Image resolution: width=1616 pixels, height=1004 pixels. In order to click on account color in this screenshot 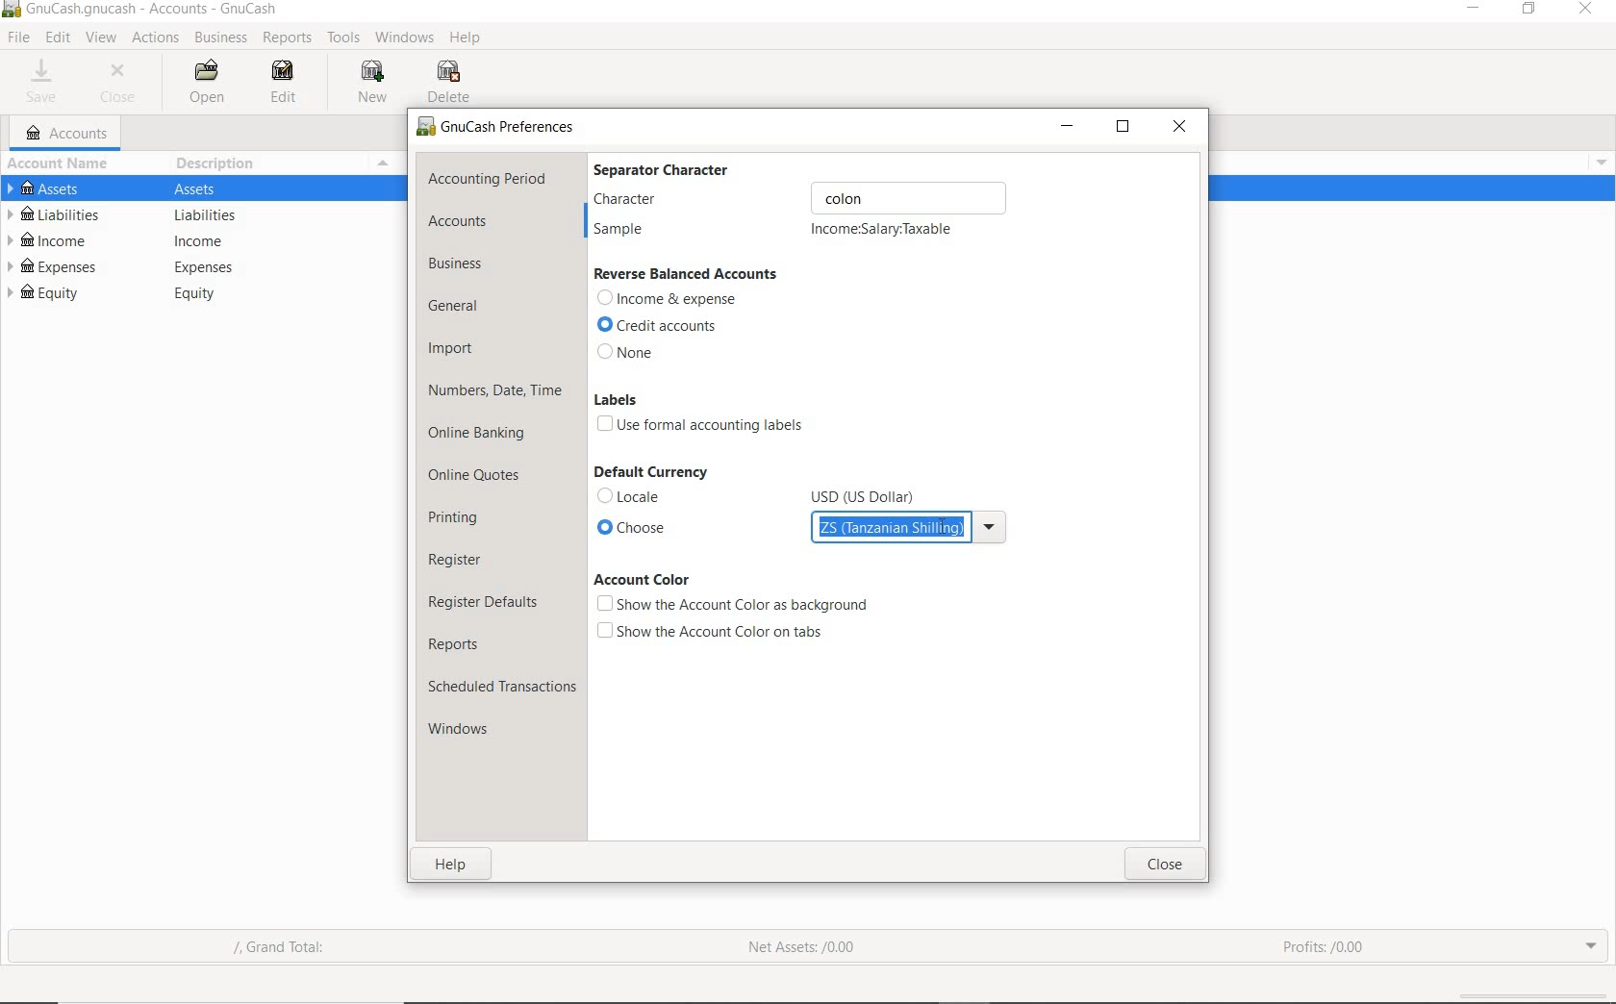, I will do `click(641, 579)`.